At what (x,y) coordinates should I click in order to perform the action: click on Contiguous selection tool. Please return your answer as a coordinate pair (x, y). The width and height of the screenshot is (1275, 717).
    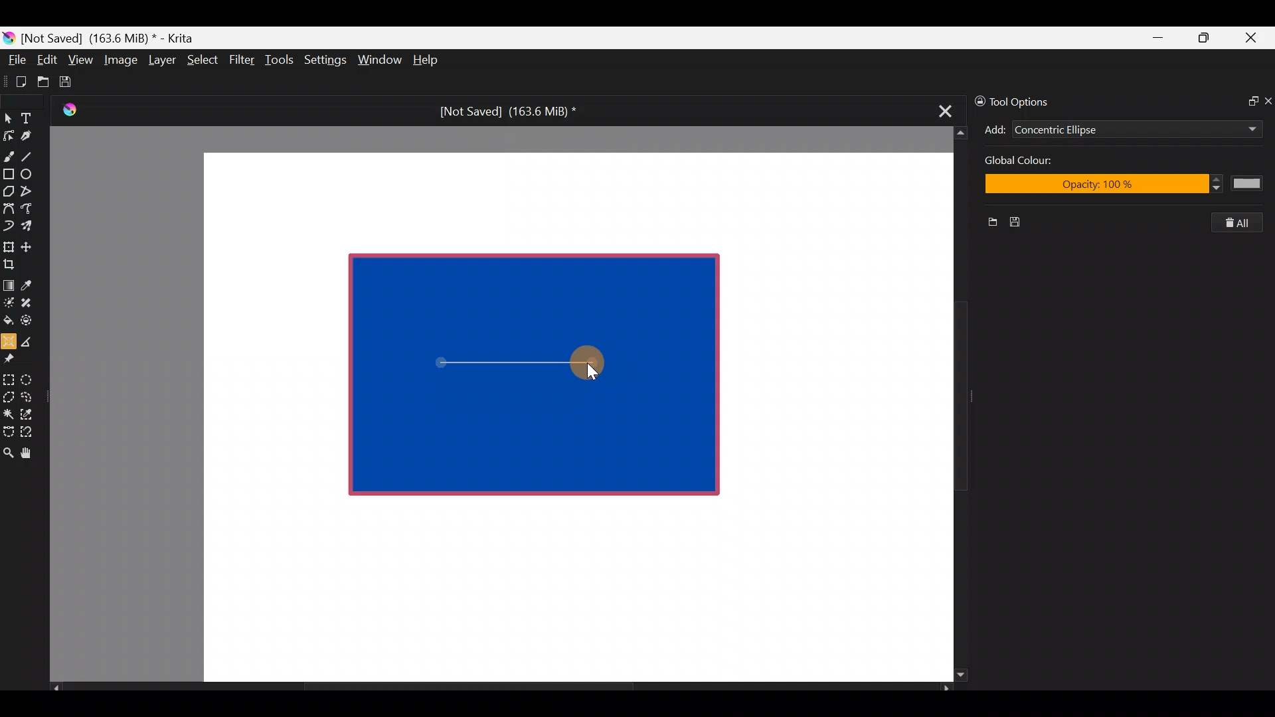
    Looking at the image, I should click on (8, 410).